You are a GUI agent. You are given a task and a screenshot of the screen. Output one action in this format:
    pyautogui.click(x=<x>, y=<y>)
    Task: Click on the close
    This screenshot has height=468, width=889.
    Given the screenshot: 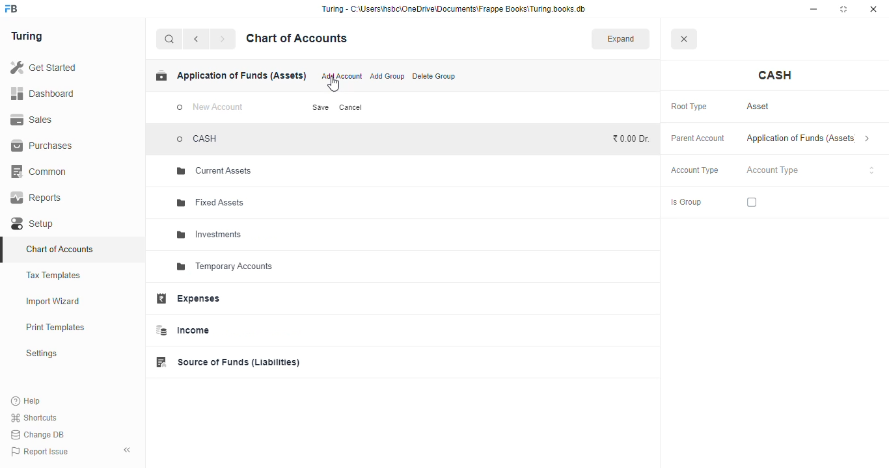 What is the action you would take?
    pyautogui.click(x=683, y=38)
    